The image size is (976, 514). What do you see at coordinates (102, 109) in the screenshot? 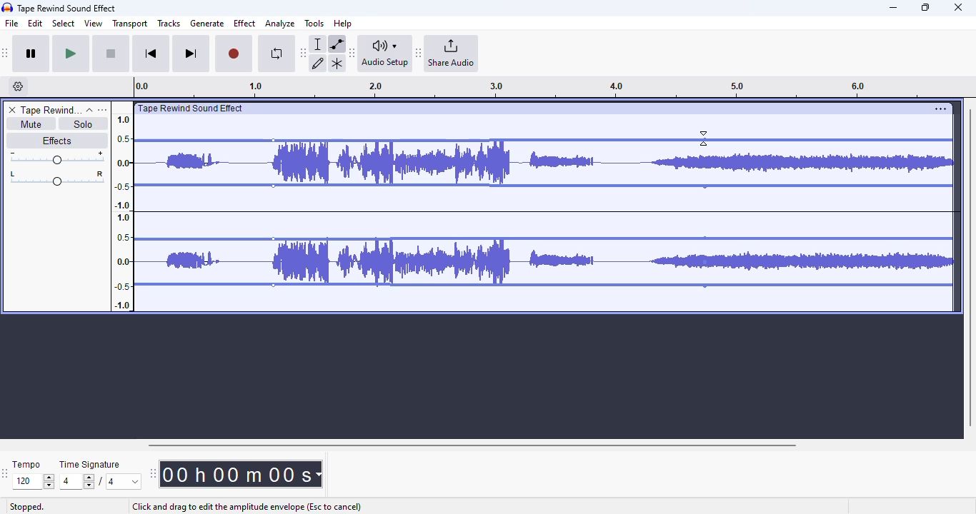
I see `open menu` at bounding box center [102, 109].